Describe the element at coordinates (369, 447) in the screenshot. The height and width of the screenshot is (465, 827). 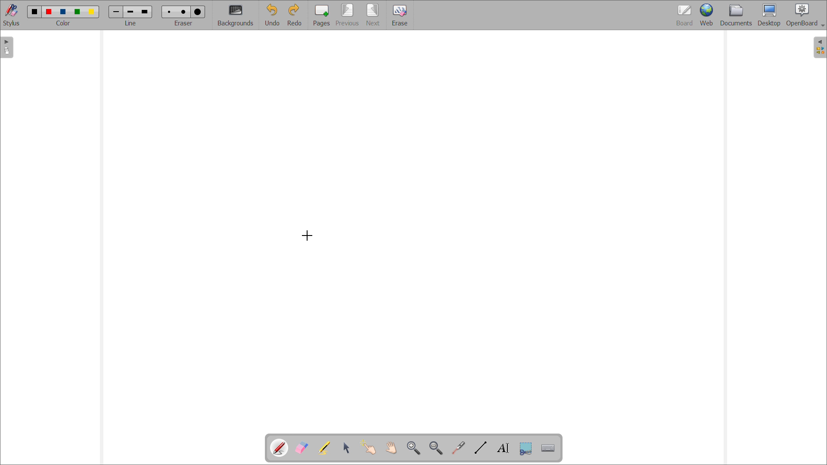
I see `interact with items` at that location.